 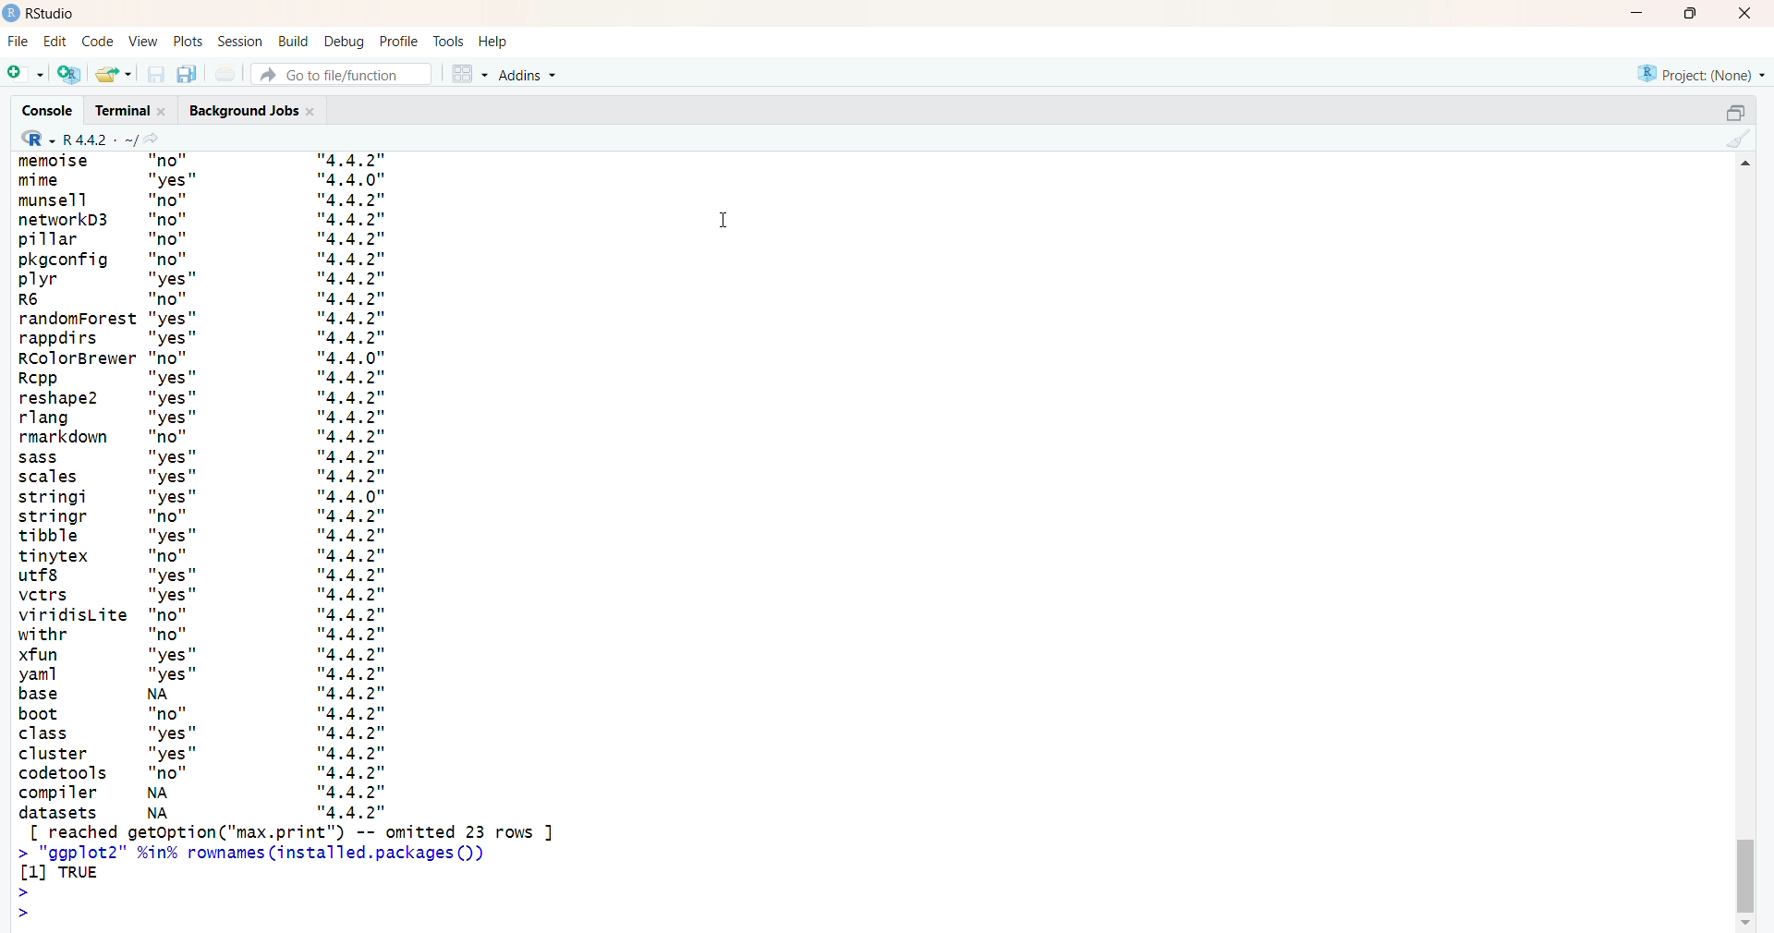 I want to click on maximize, so click(x=1690, y=13).